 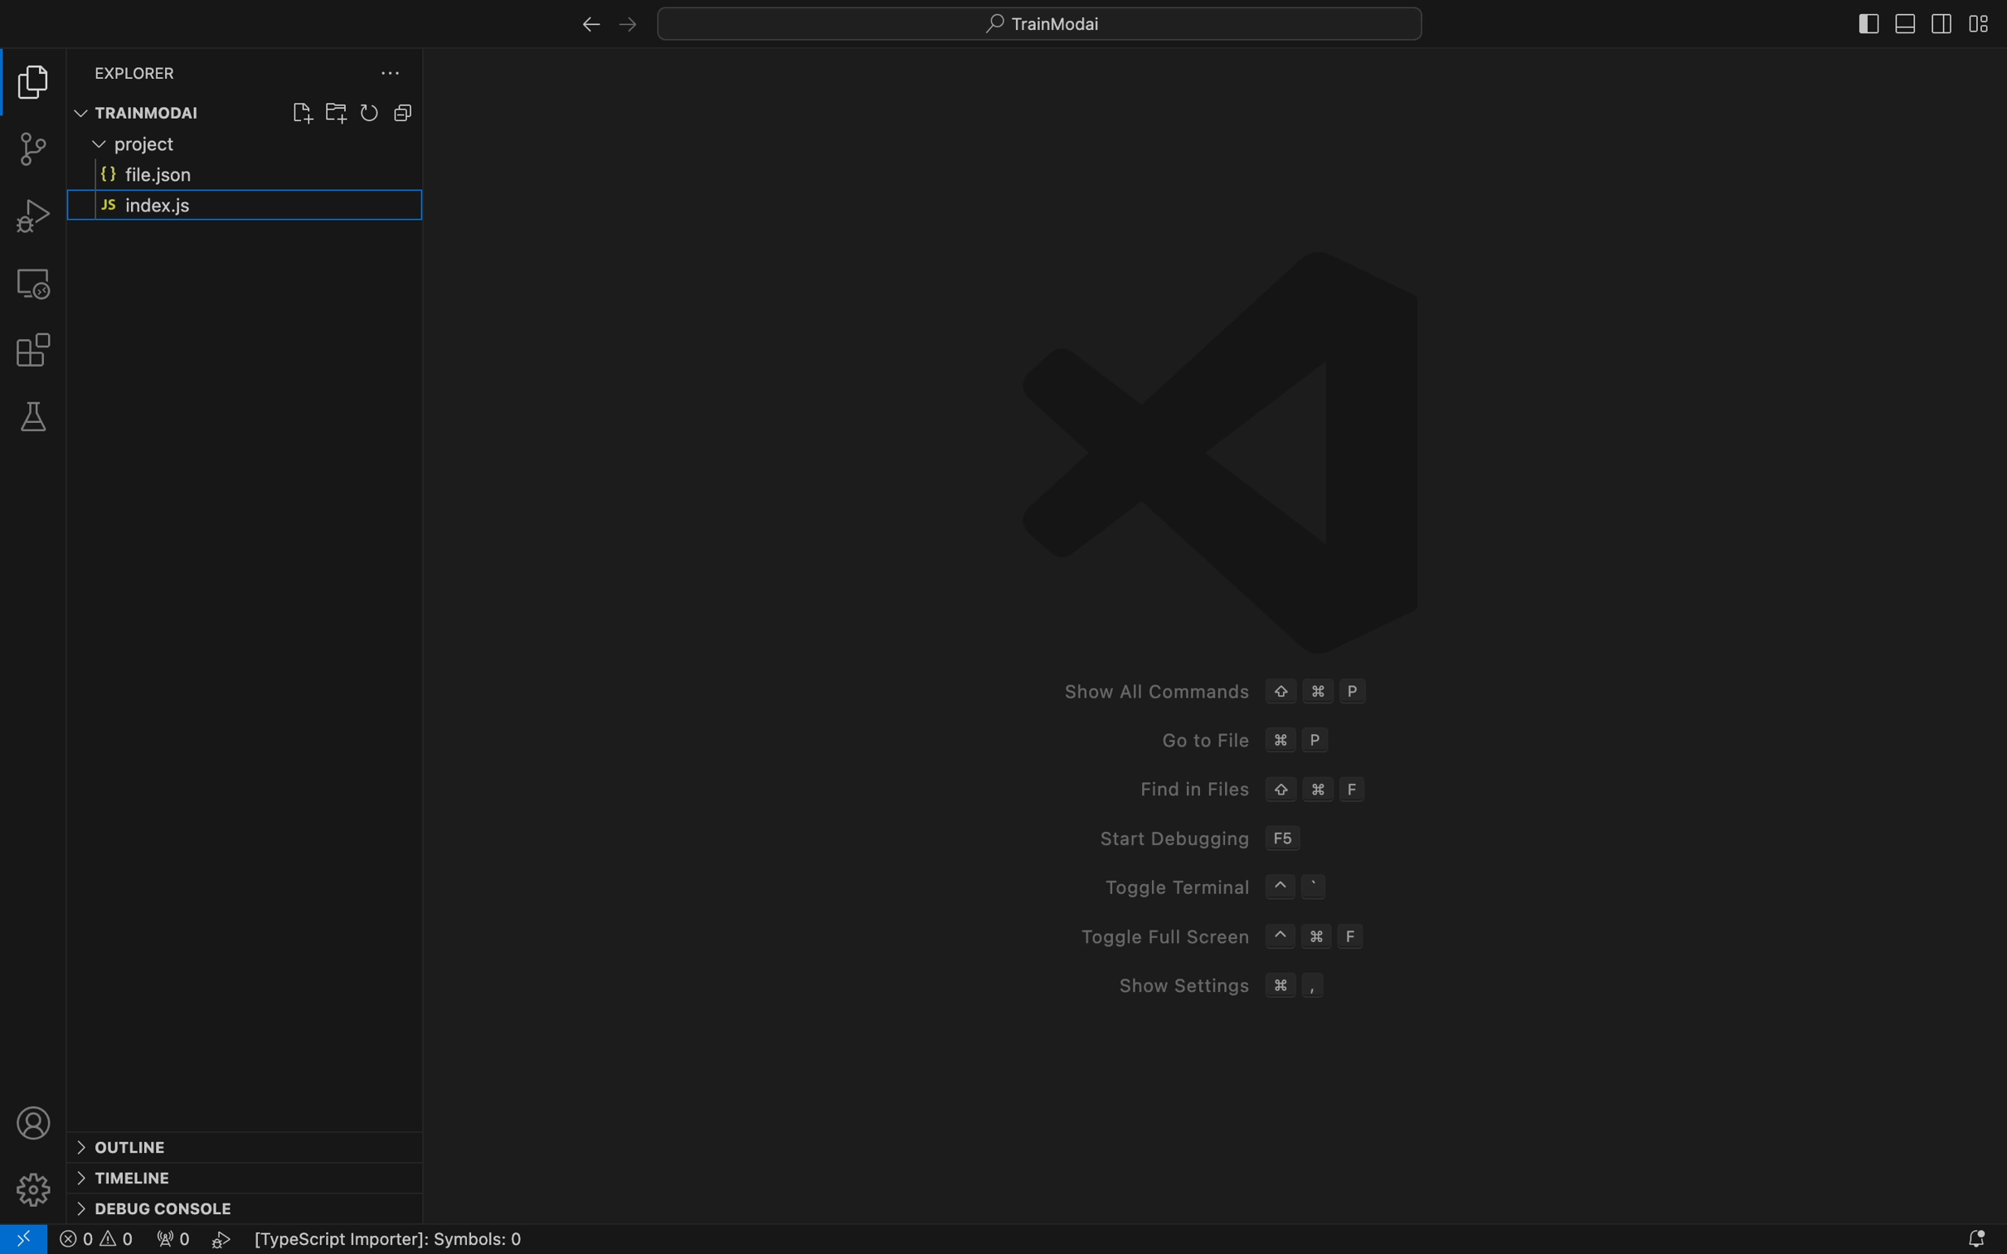 I want to click on Start debugging, so click(x=1198, y=839).